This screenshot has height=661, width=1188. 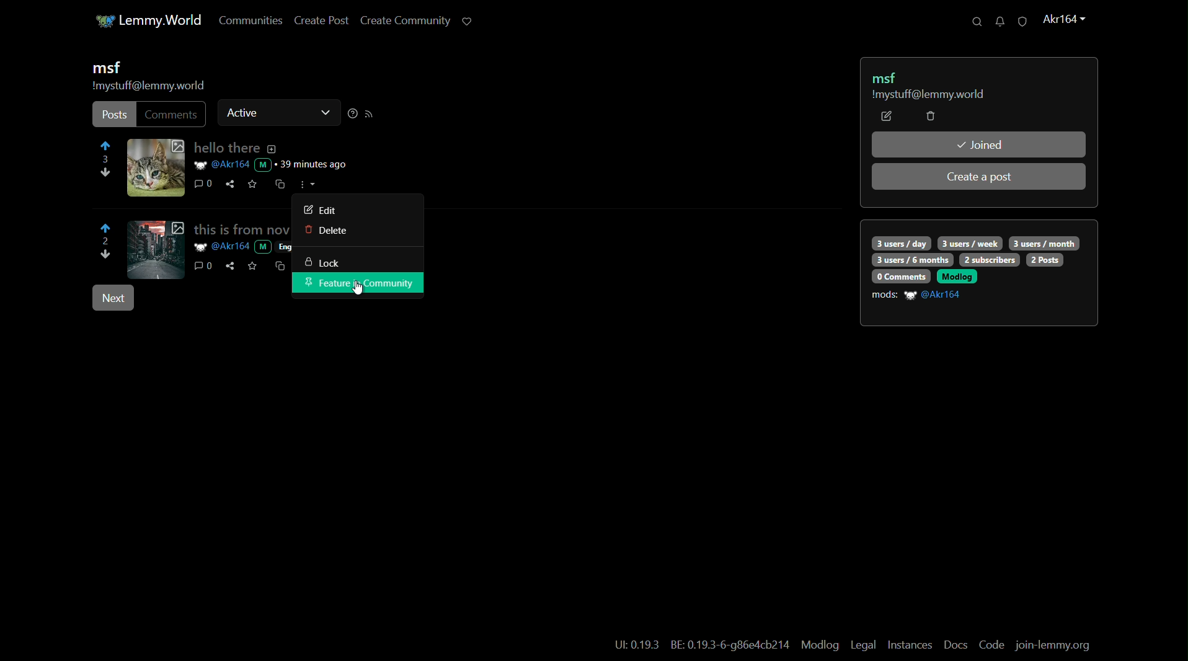 What do you see at coordinates (231, 184) in the screenshot?
I see `share` at bounding box center [231, 184].